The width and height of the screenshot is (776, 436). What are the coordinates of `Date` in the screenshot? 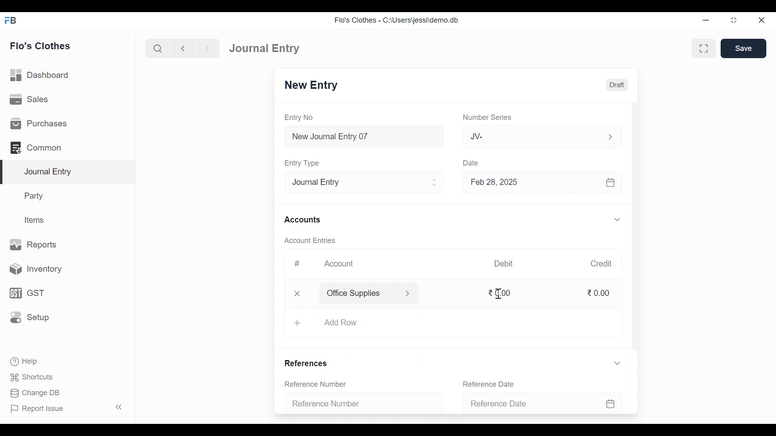 It's located at (473, 163).